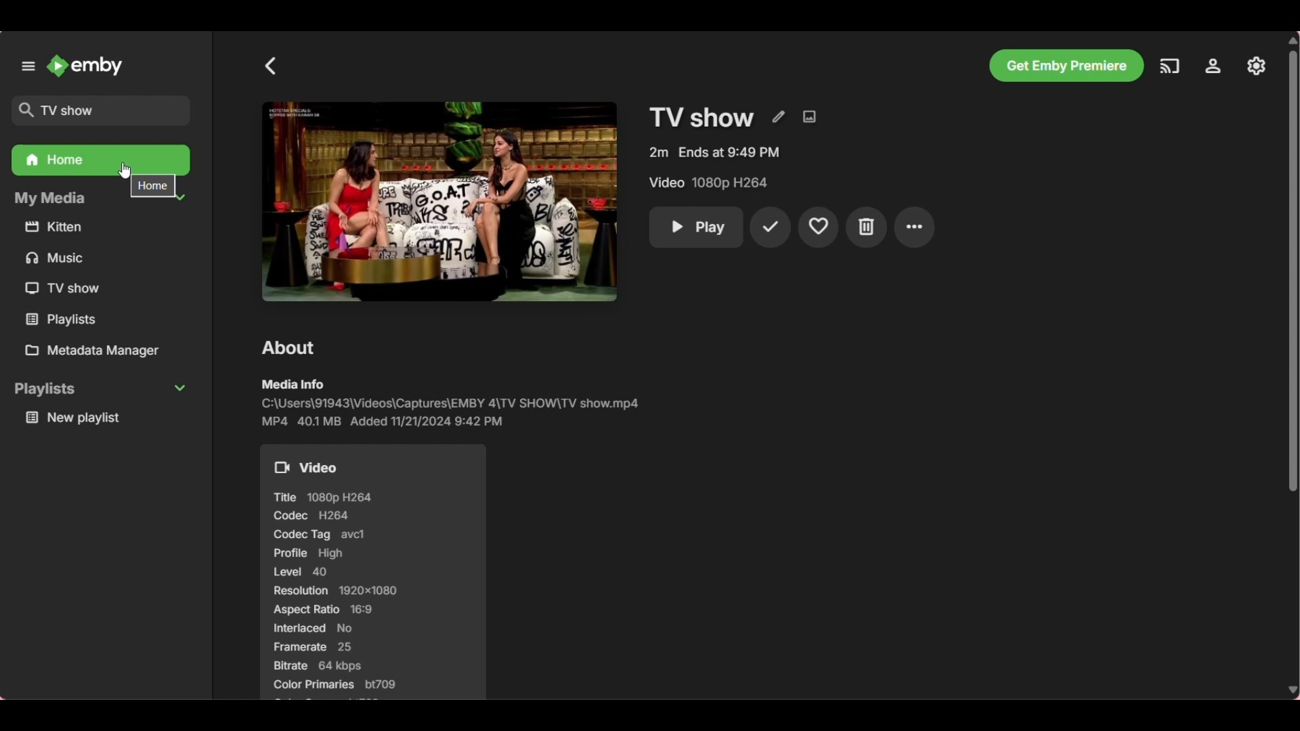 This screenshot has height=731, width=1300. I want to click on Video 1080p H264, so click(712, 183).